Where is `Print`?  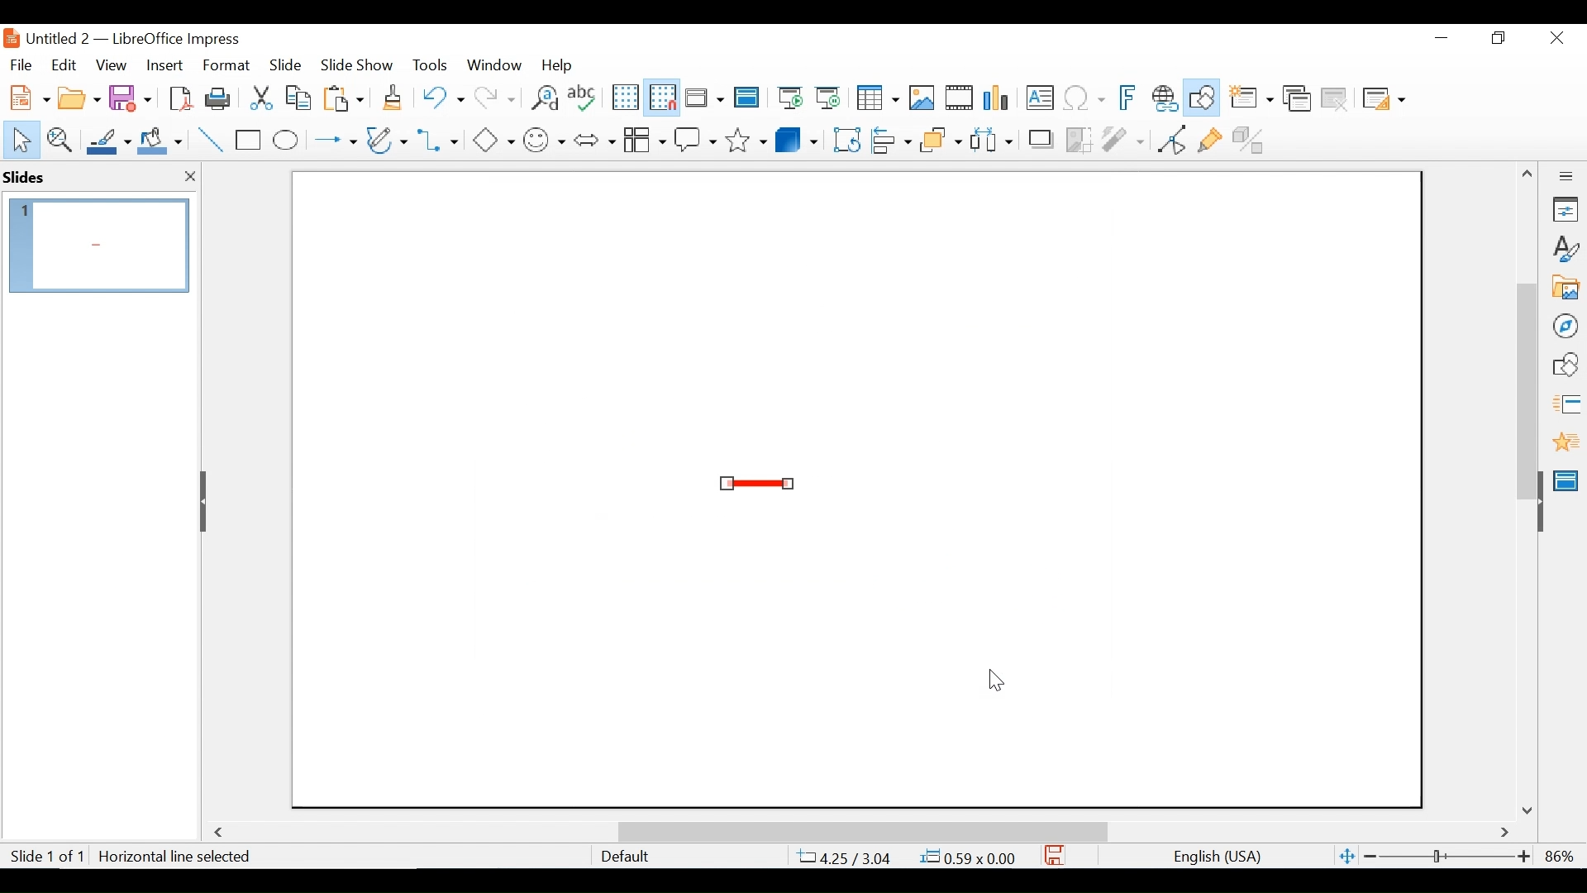
Print is located at coordinates (219, 98).